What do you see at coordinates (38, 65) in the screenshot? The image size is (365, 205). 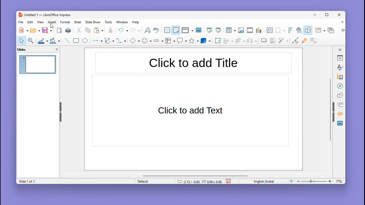 I see `current slide` at bounding box center [38, 65].